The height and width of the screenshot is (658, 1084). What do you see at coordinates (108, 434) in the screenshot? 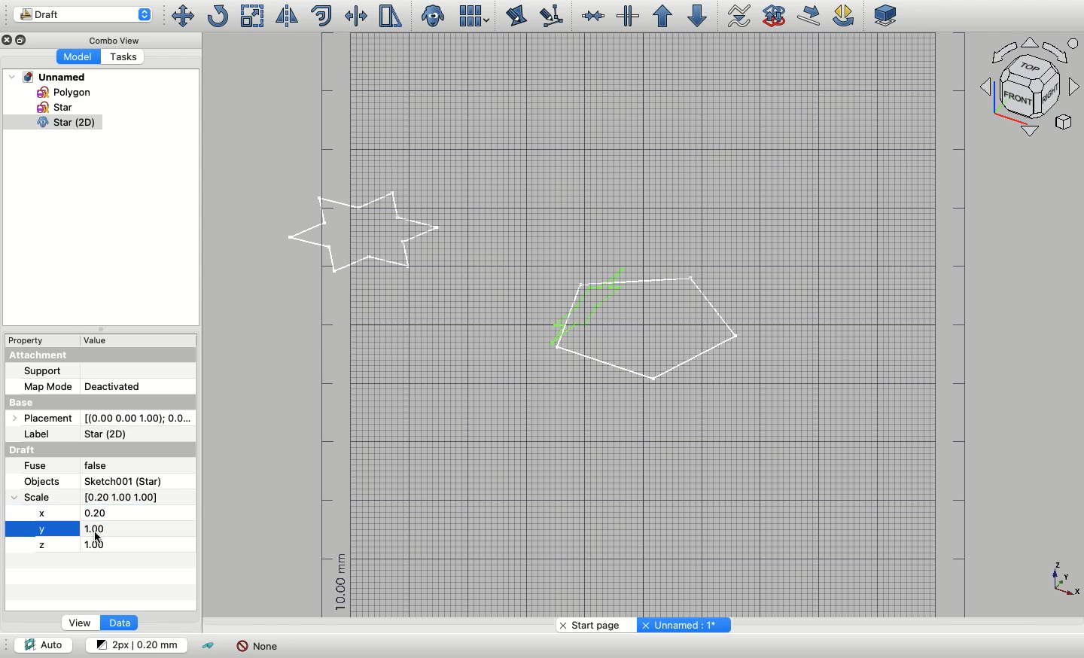
I see `Star (2D)` at bounding box center [108, 434].